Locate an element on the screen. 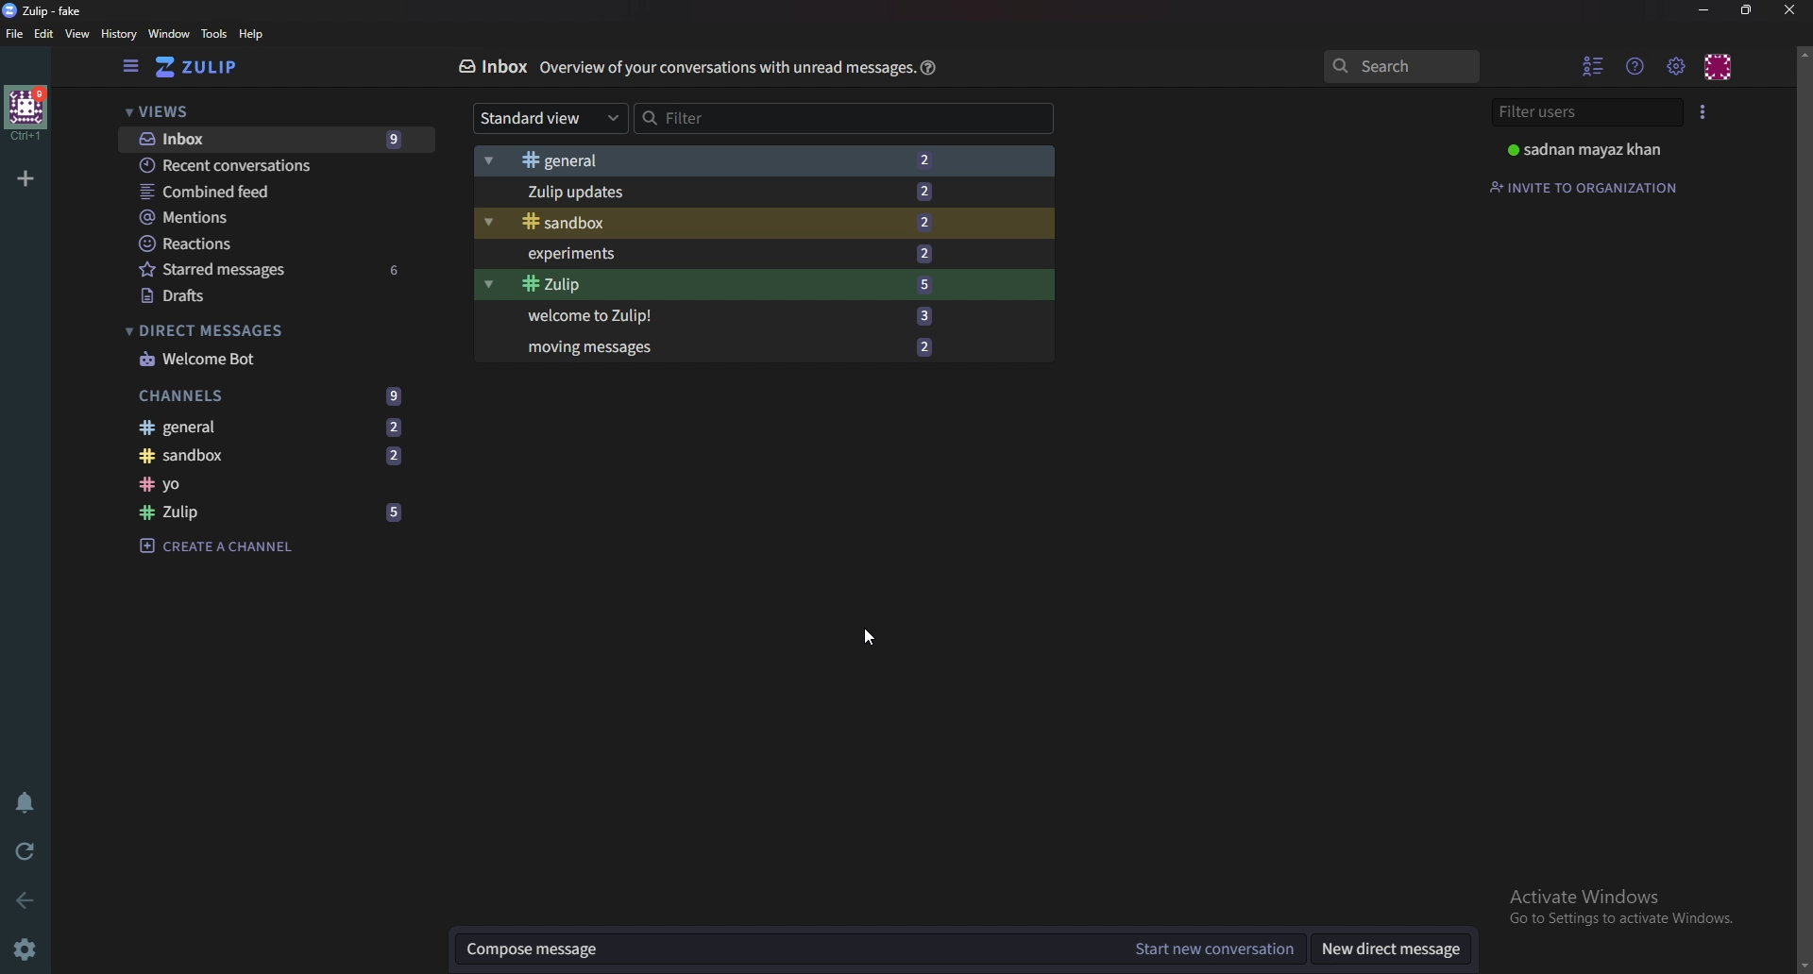 This screenshot has height=974, width=1813. Experiments is located at coordinates (737, 255).